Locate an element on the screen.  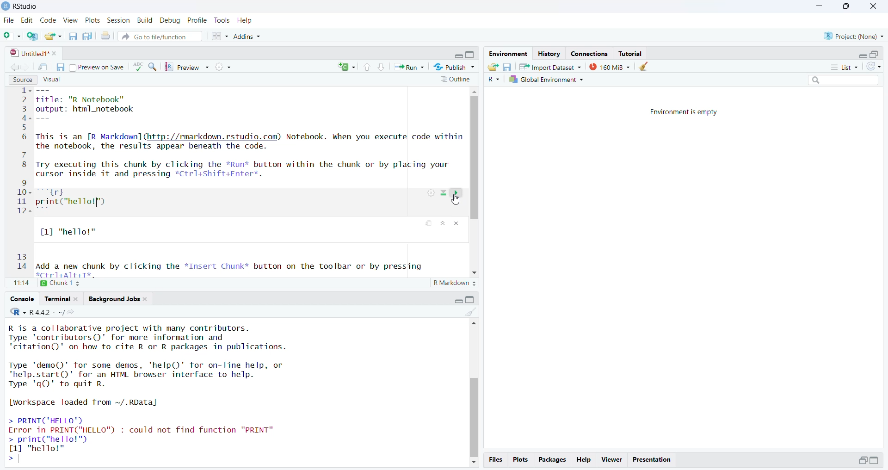
find/replace is located at coordinates (154, 68).